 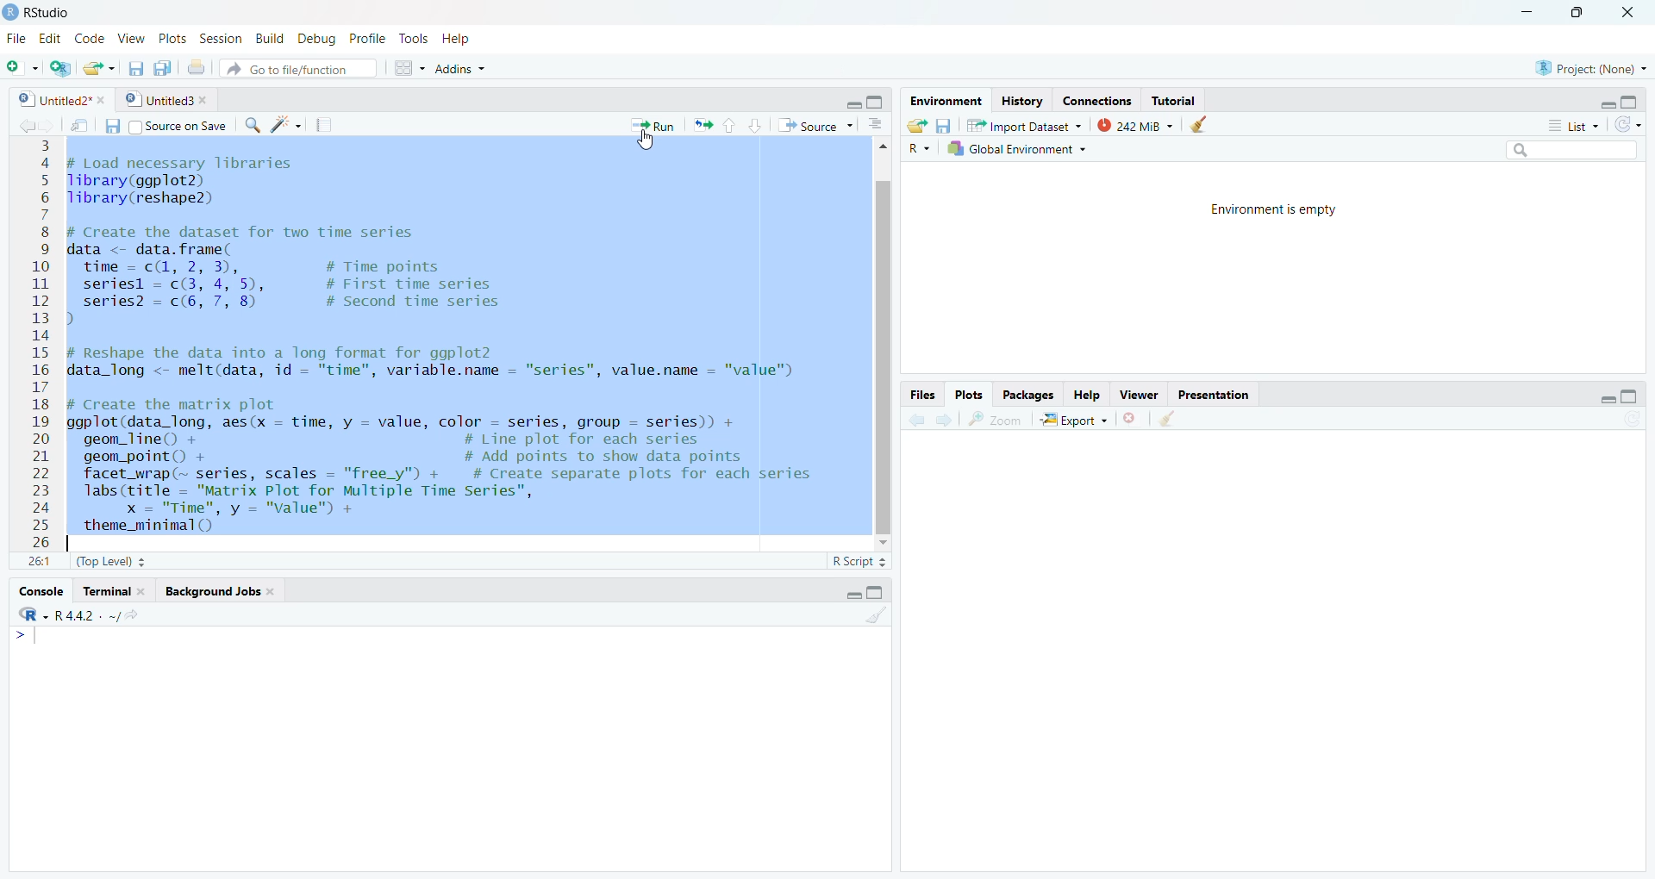 What do you see at coordinates (12, 13) in the screenshot?
I see `logo` at bounding box center [12, 13].